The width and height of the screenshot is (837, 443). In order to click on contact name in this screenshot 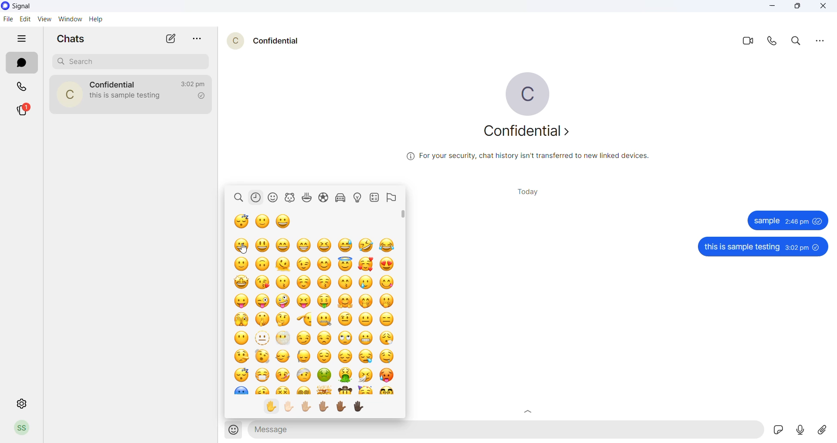, I will do `click(113, 84)`.